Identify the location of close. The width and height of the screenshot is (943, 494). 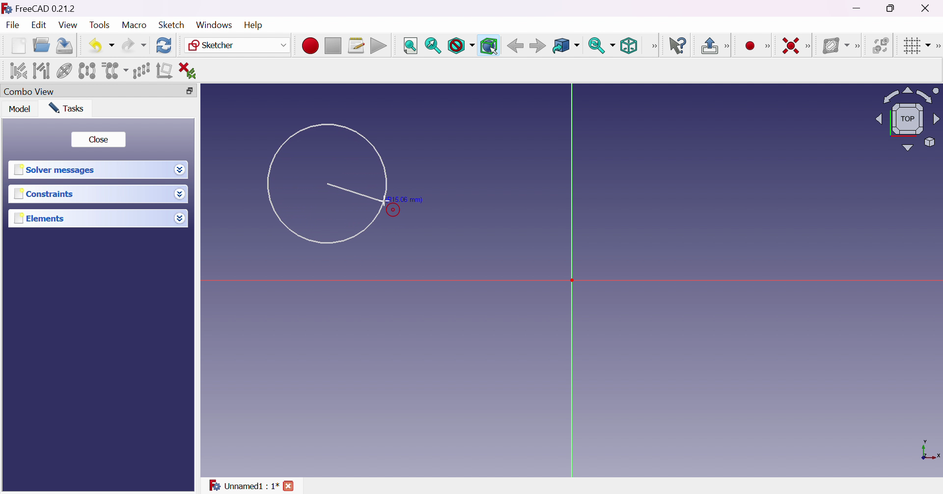
(290, 486).